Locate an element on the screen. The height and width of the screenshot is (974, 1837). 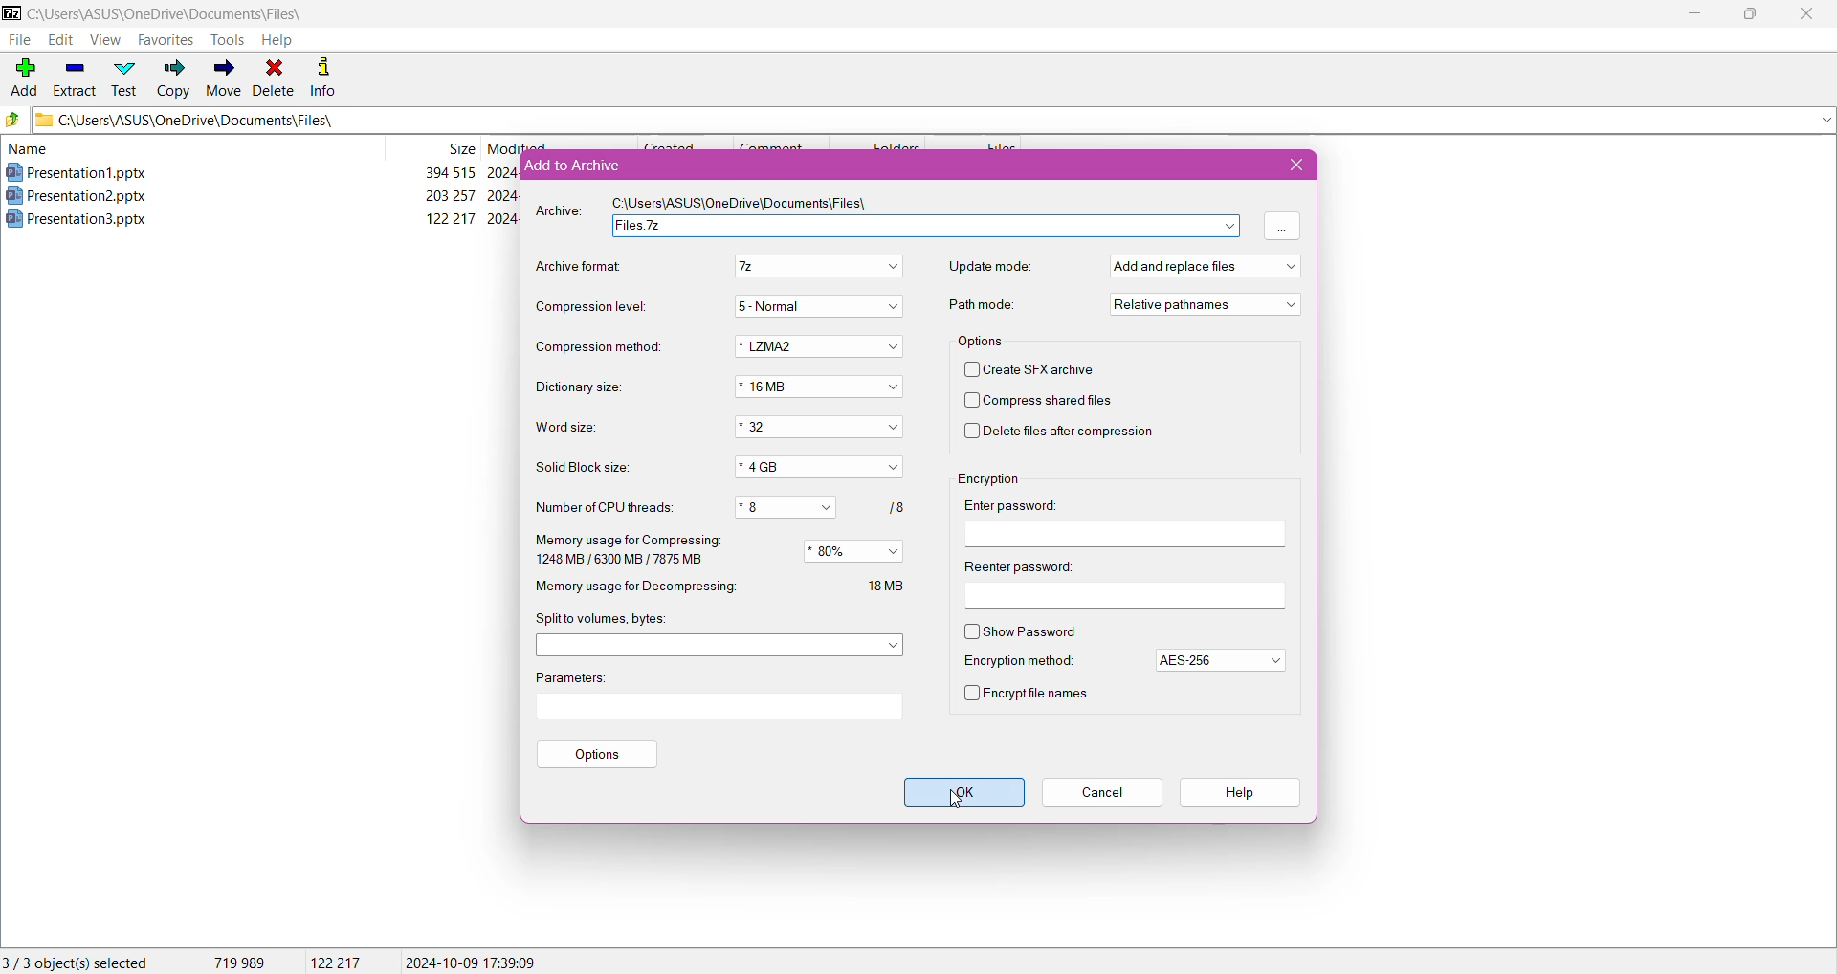
Memory usage for Decompressing is located at coordinates (643, 587).